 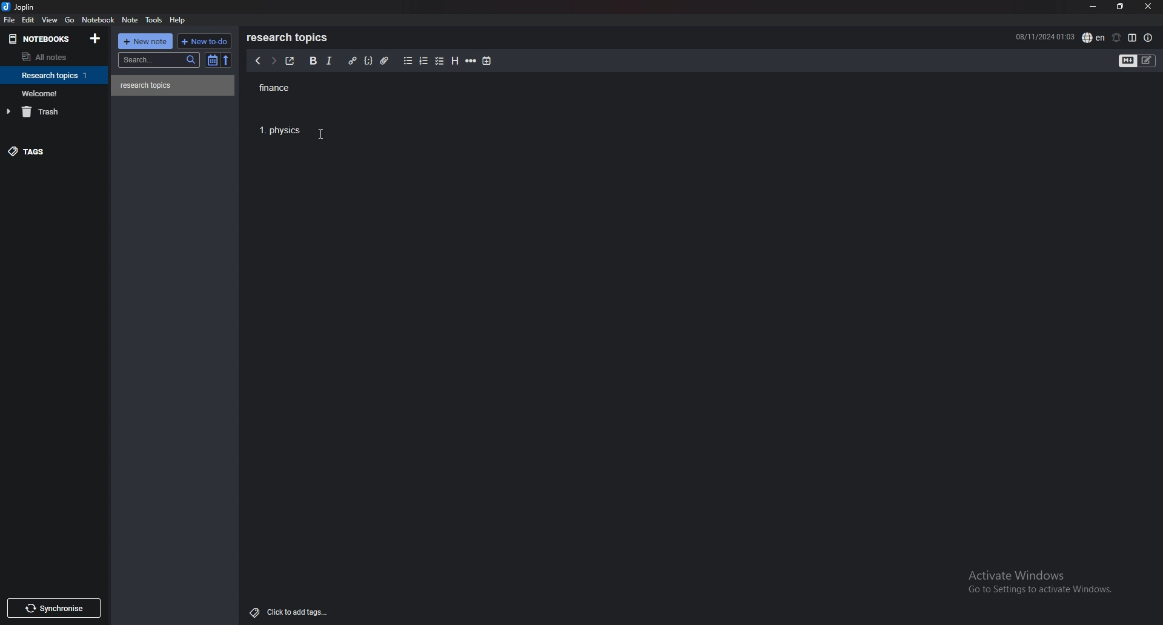 I want to click on heading, so click(x=454, y=61).